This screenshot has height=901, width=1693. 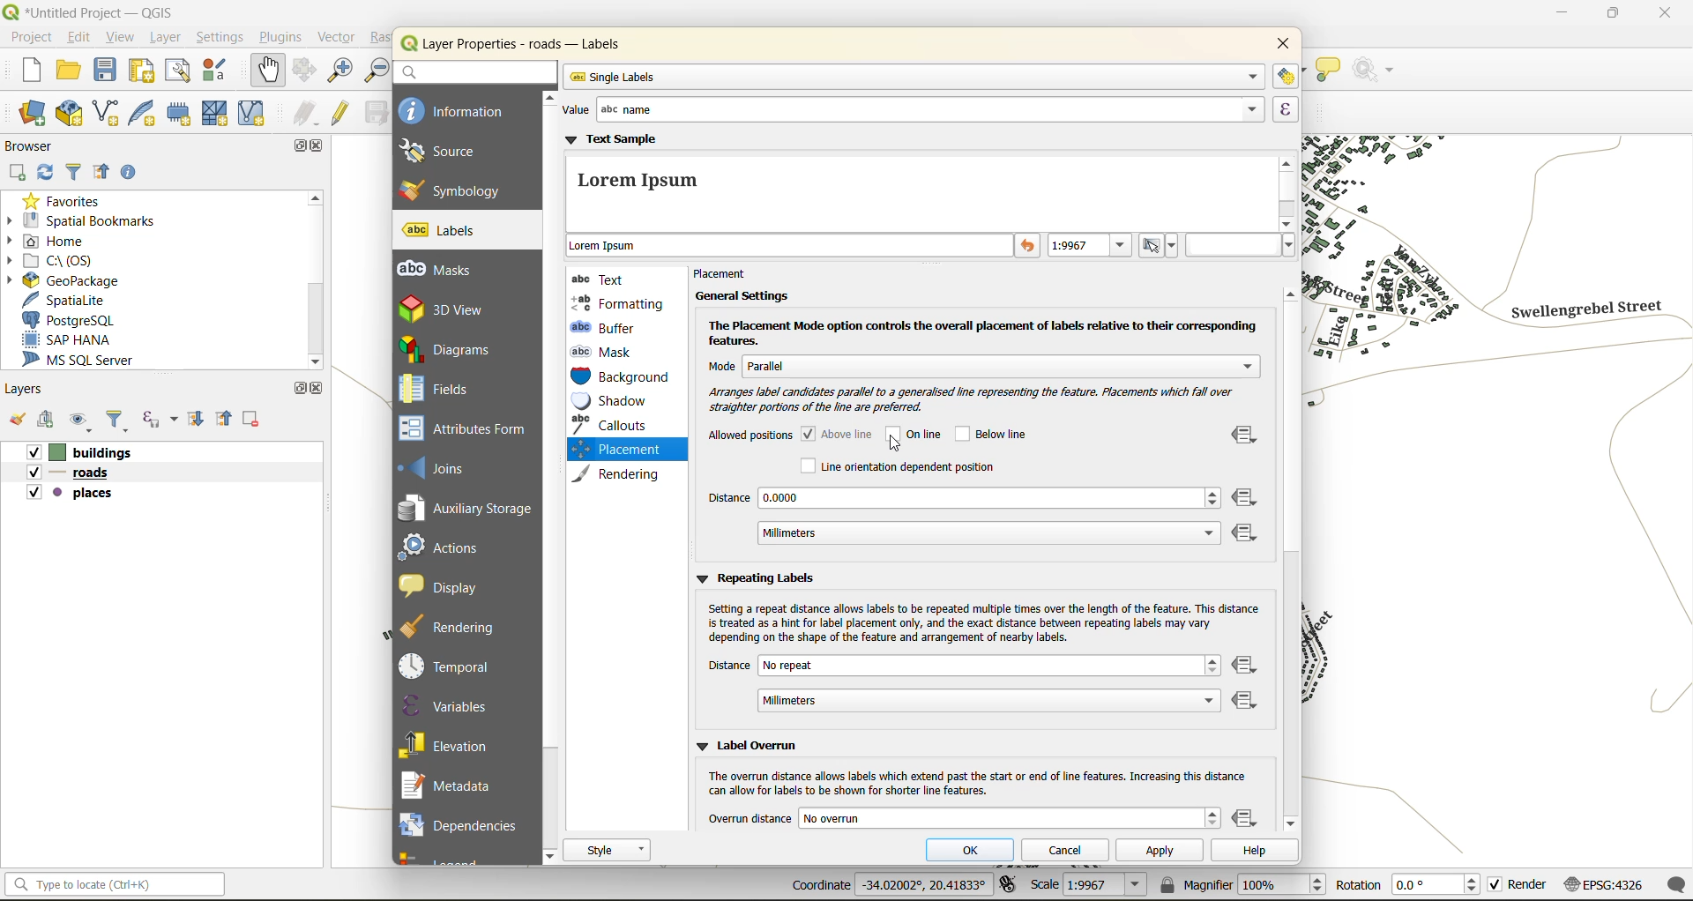 I want to click on distance, so click(x=965, y=518).